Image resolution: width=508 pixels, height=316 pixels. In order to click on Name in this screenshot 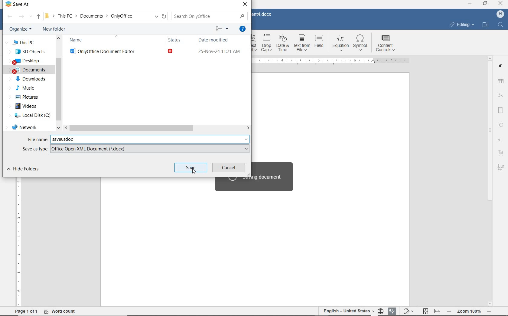, I will do `click(78, 40)`.